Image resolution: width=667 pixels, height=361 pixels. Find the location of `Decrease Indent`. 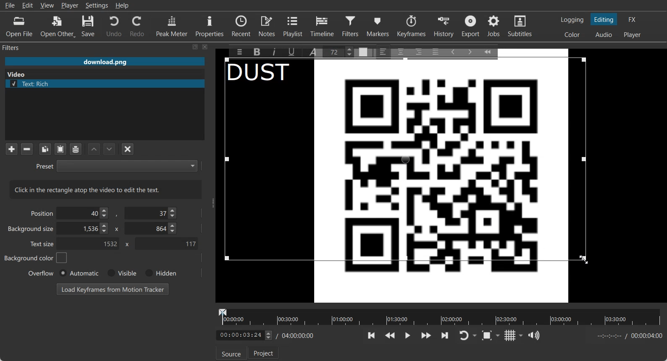

Decrease Indent is located at coordinates (453, 51).